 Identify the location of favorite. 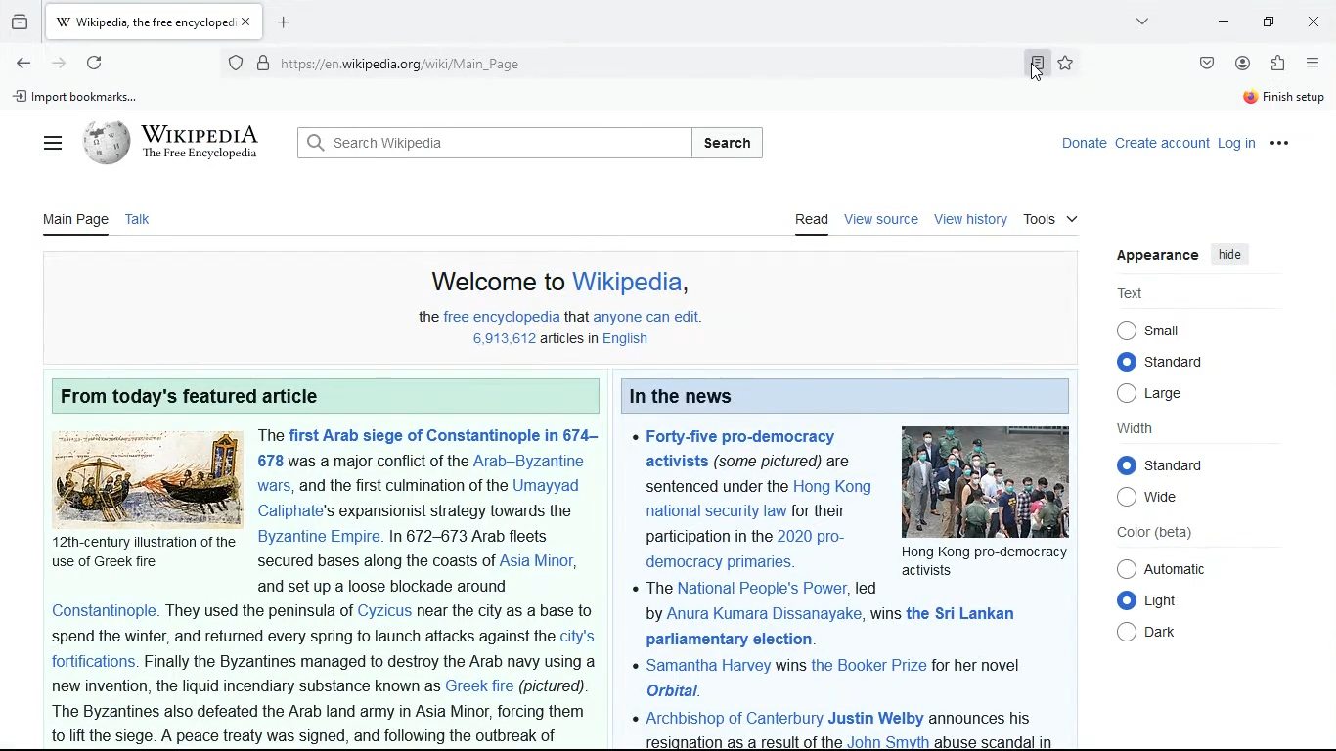
(1067, 63).